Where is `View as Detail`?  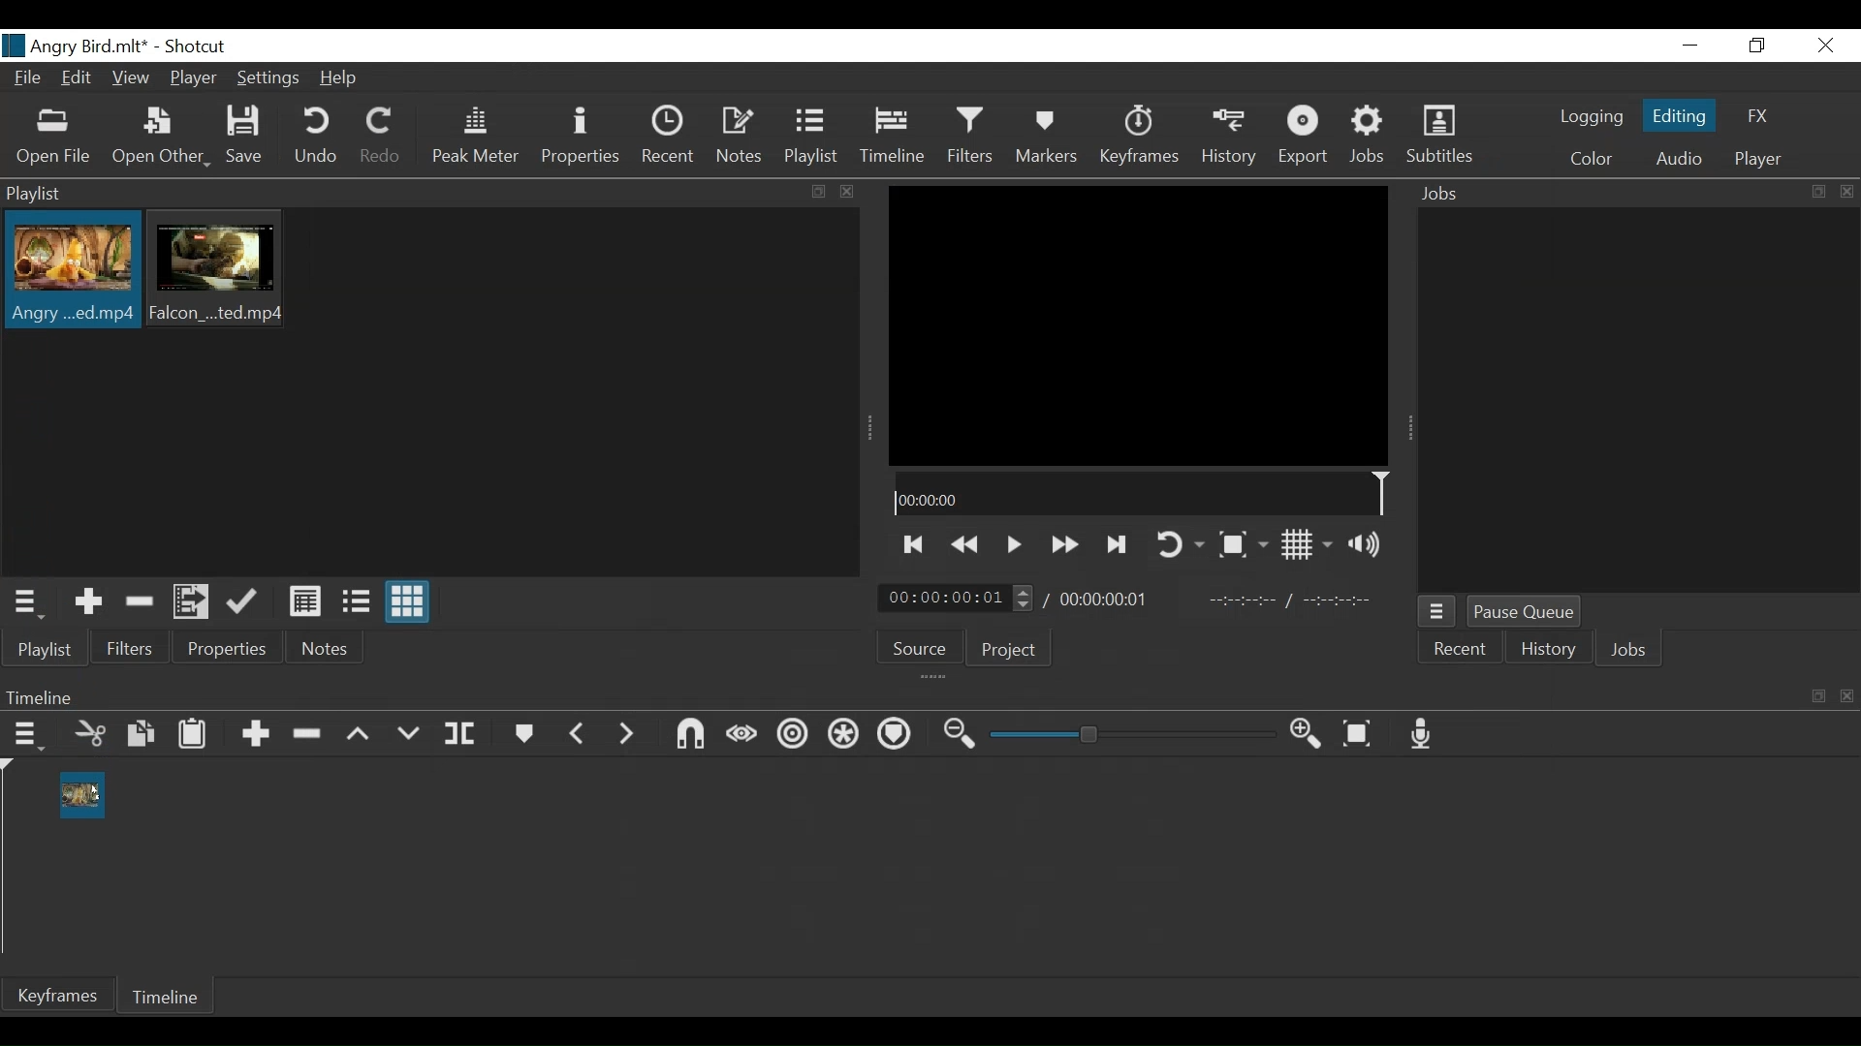
View as Detail is located at coordinates (304, 601).